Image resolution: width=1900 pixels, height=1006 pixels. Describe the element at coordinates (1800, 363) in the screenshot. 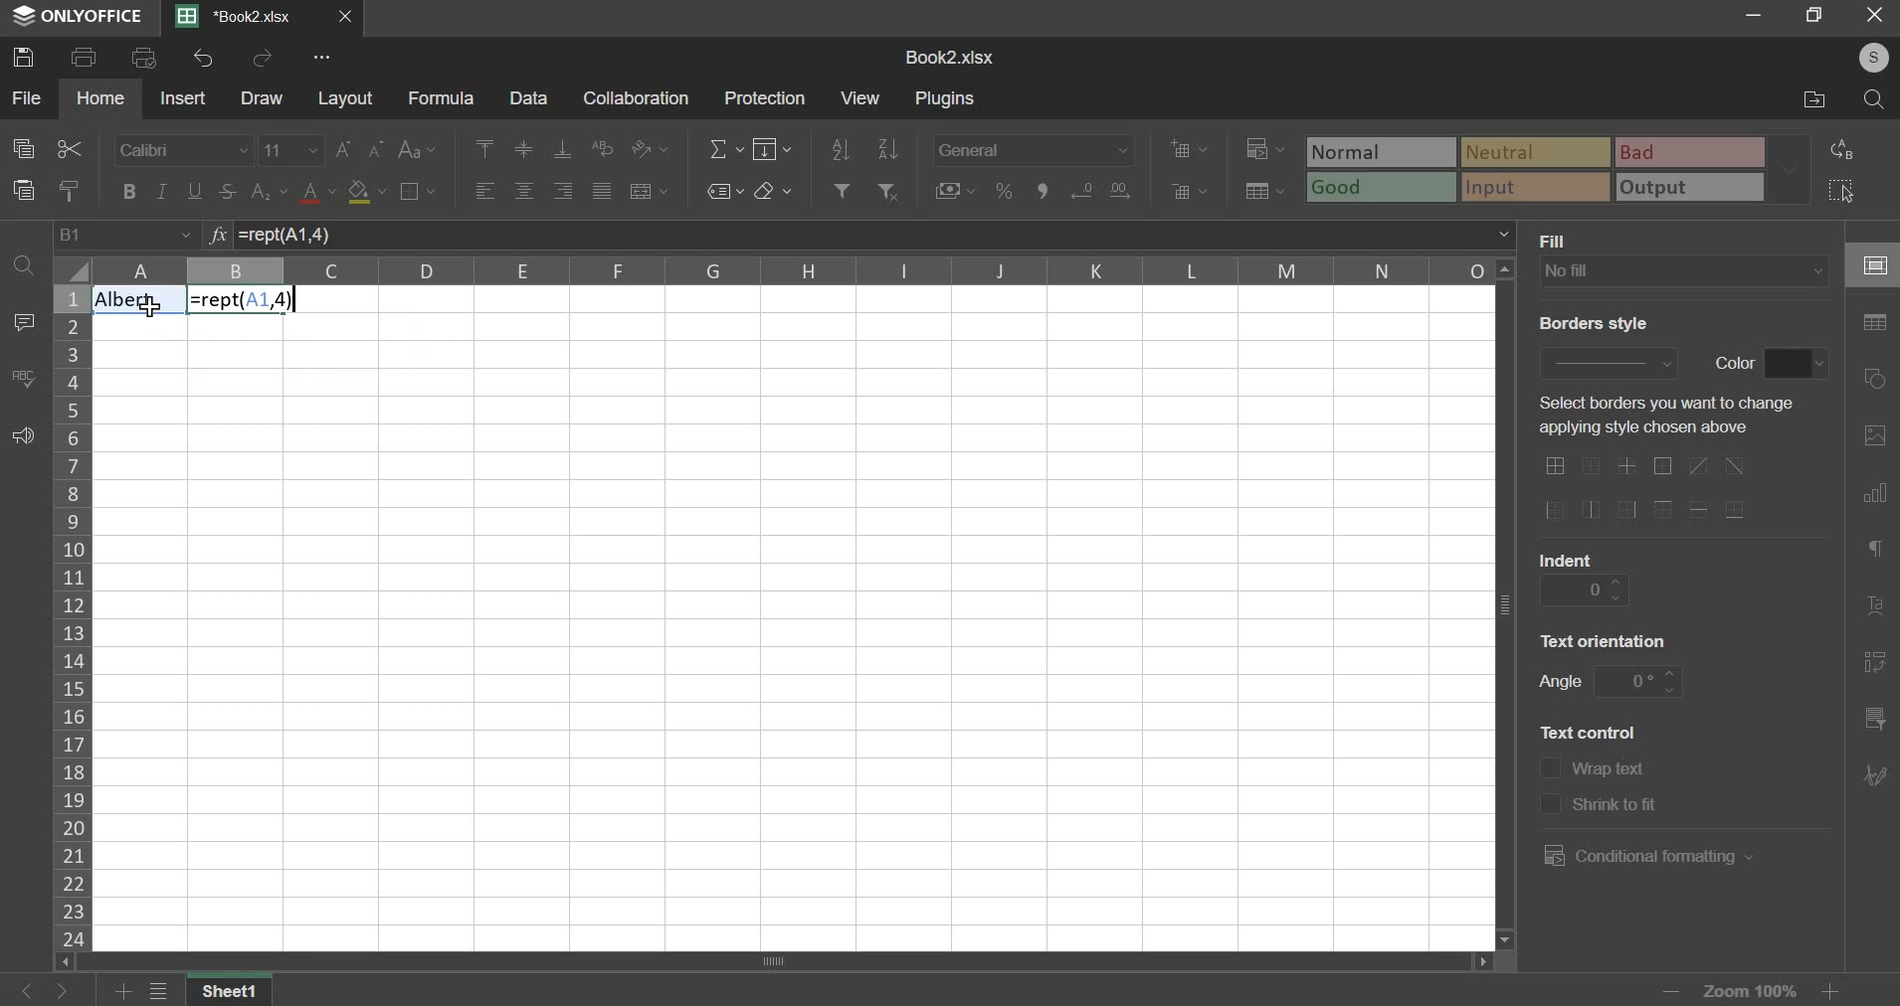

I see `color` at that location.